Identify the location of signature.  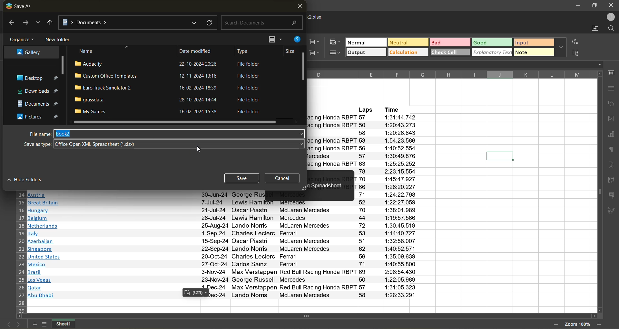
(613, 212).